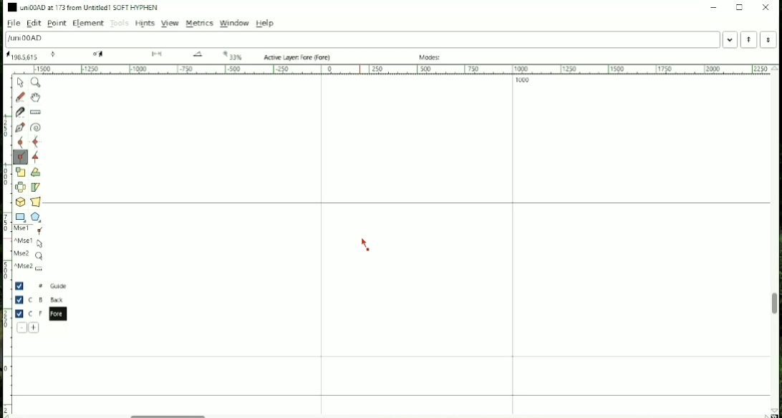  What do you see at coordinates (36, 201) in the screenshot?
I see `Perform a perspective transformation on the selection` at bounding box center [36, 201].